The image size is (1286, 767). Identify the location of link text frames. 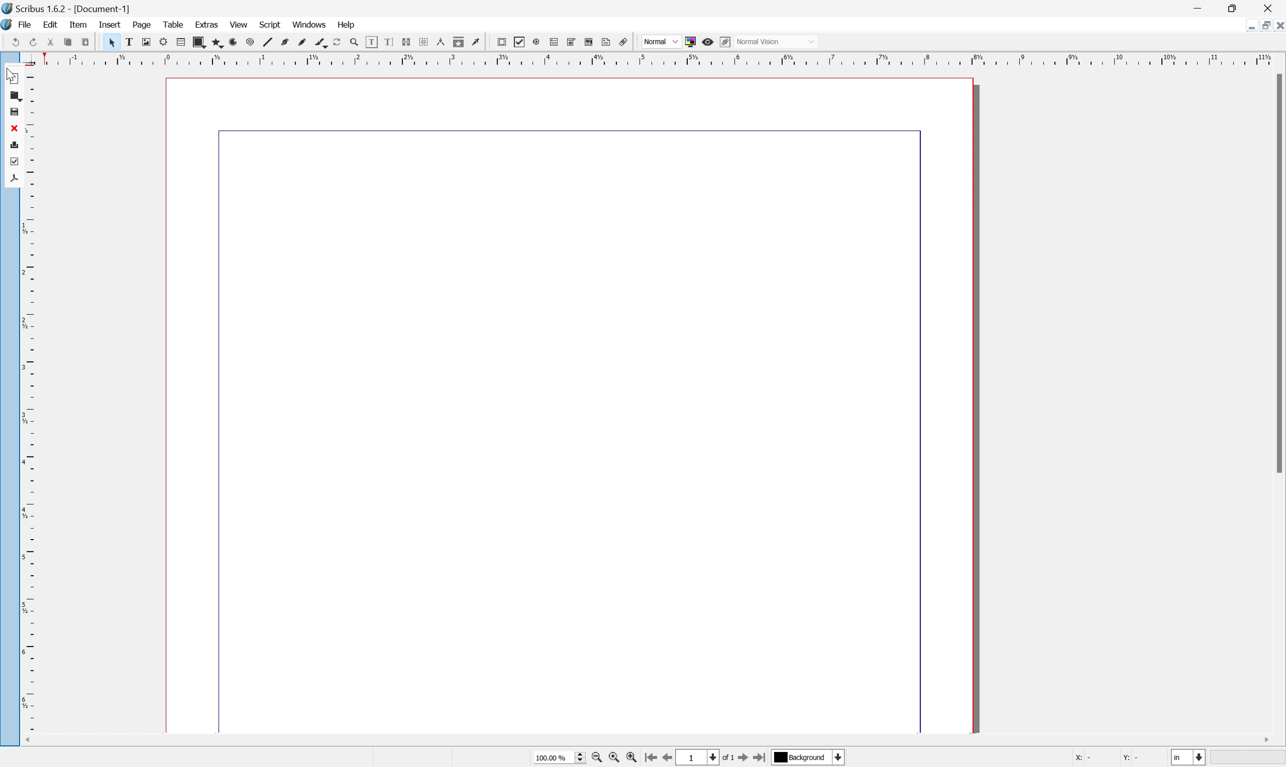
(537, 42).